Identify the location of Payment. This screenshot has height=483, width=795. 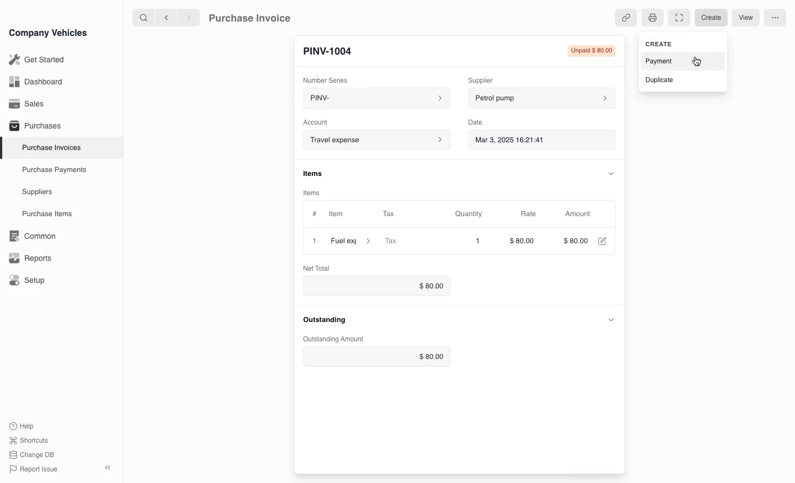
(679, 61).